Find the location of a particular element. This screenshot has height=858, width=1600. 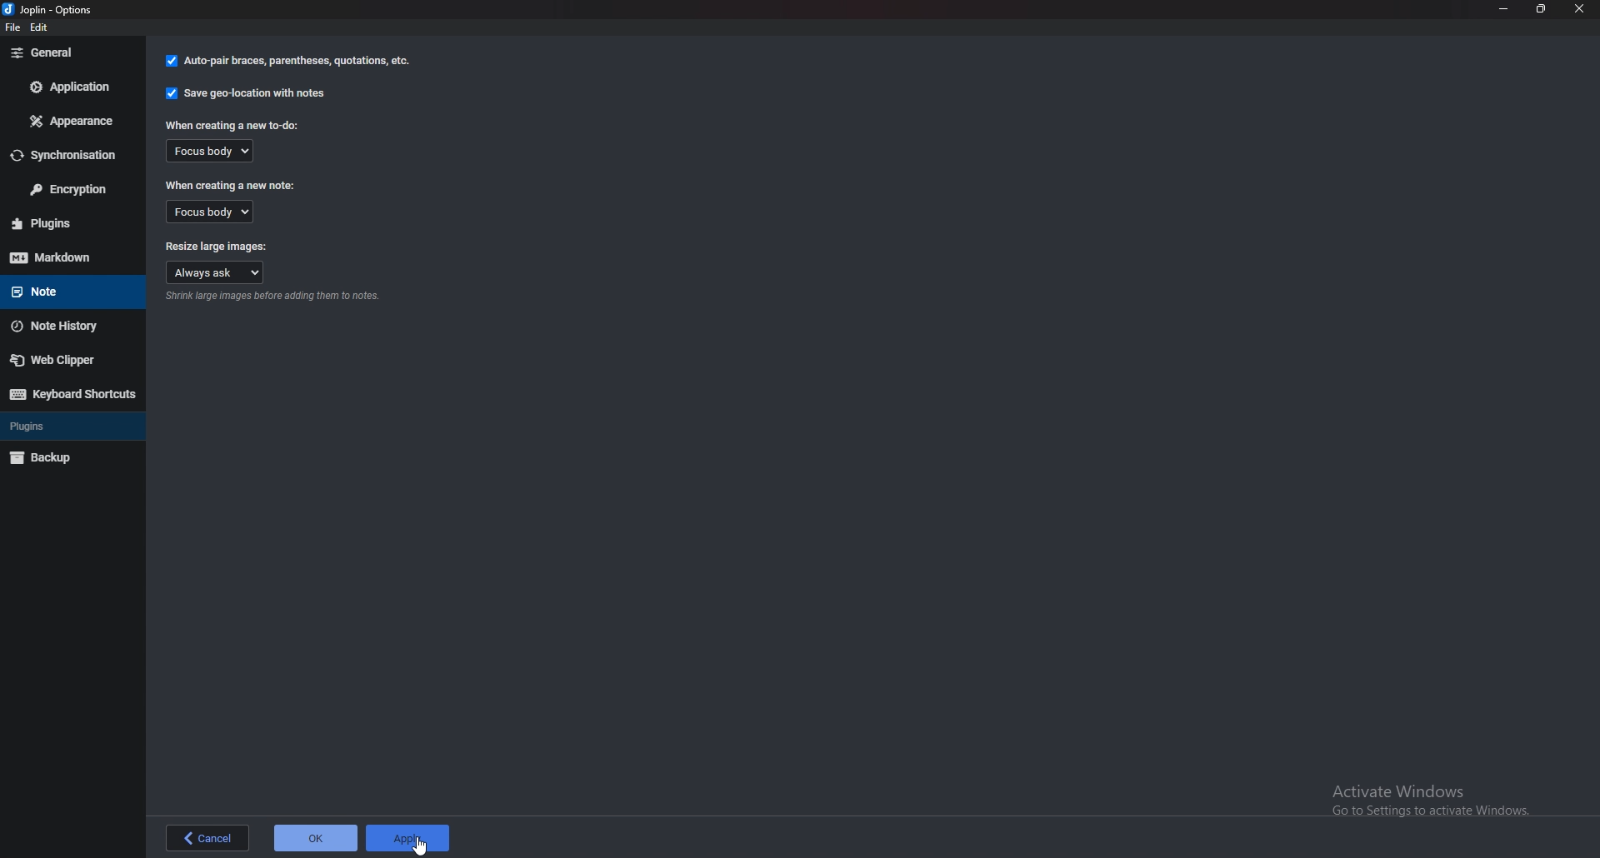

plugins is located at coordinates (68, 424).